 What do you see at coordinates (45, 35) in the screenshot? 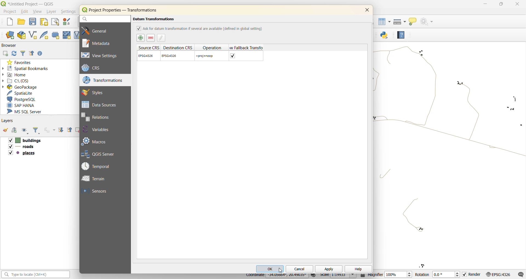
I see `new spatialite` at bounding box center [45, 35].